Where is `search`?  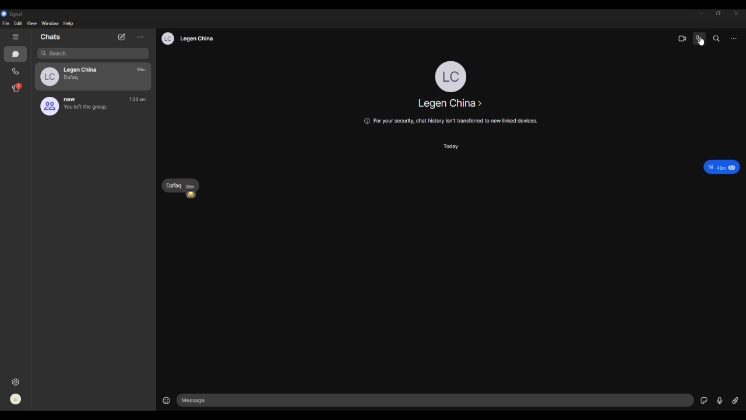 search is located at coordinates (716, 38).